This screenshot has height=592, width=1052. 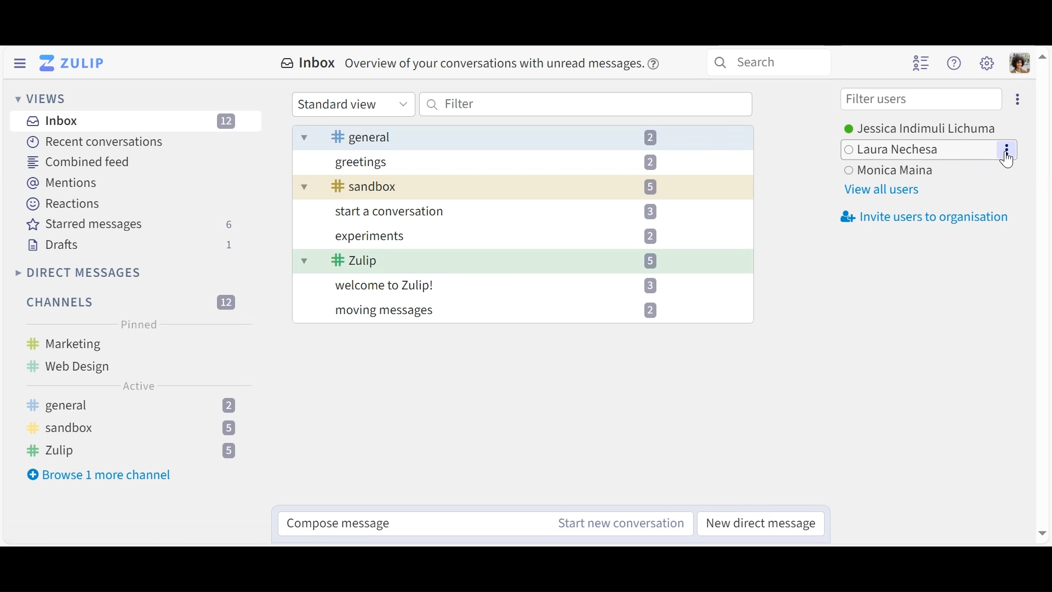 I want to click on more options, so click(x=1018, y=99).